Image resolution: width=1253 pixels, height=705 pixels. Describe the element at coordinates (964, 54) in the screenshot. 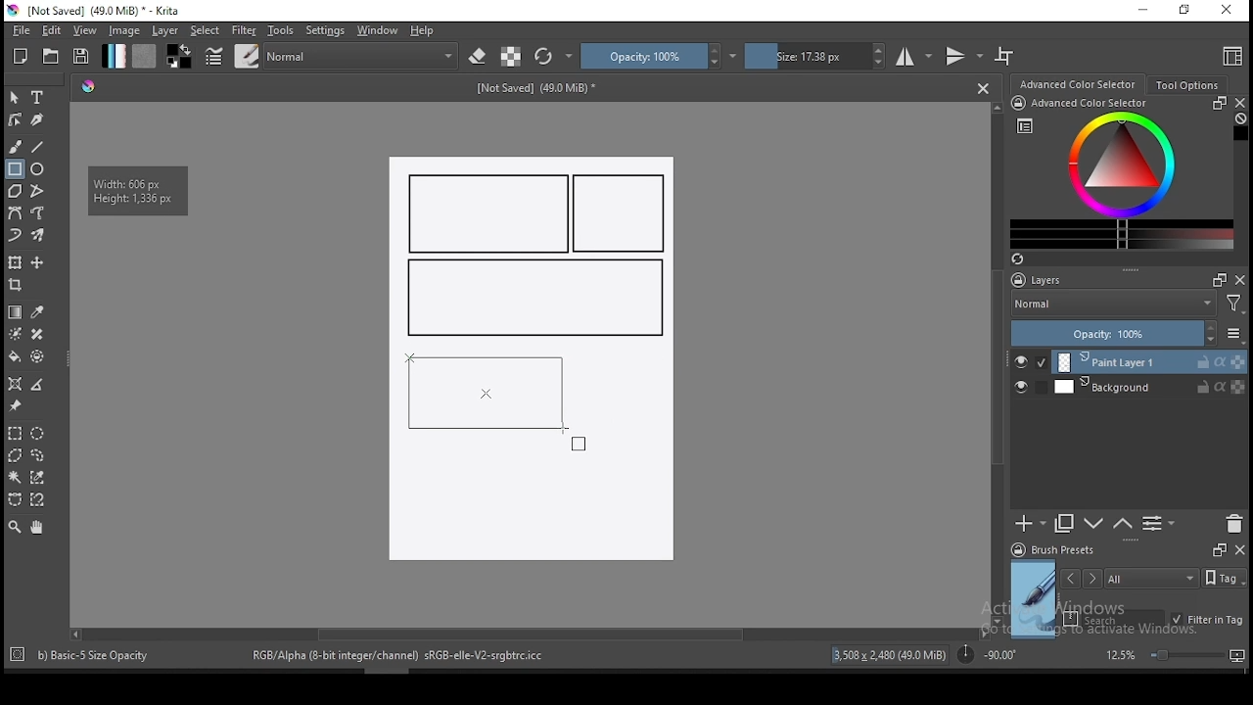

I see `` at that location.